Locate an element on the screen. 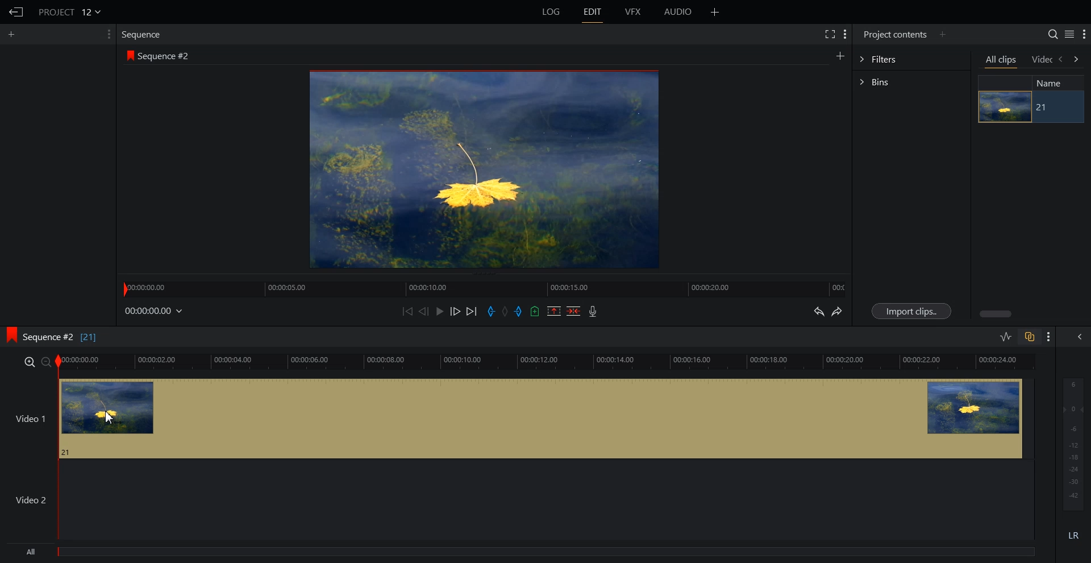 This screenshot has height=563, width=1091. Show Setting Menu is located at coordinates (1049, 337).